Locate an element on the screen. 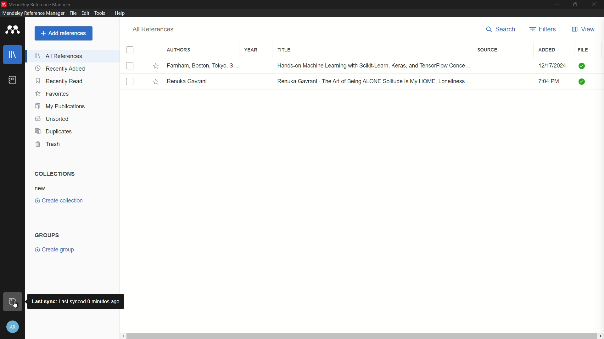 Image resolution: width=604 pixels, height=339 pixels. time is located at coordinates (551, 81).